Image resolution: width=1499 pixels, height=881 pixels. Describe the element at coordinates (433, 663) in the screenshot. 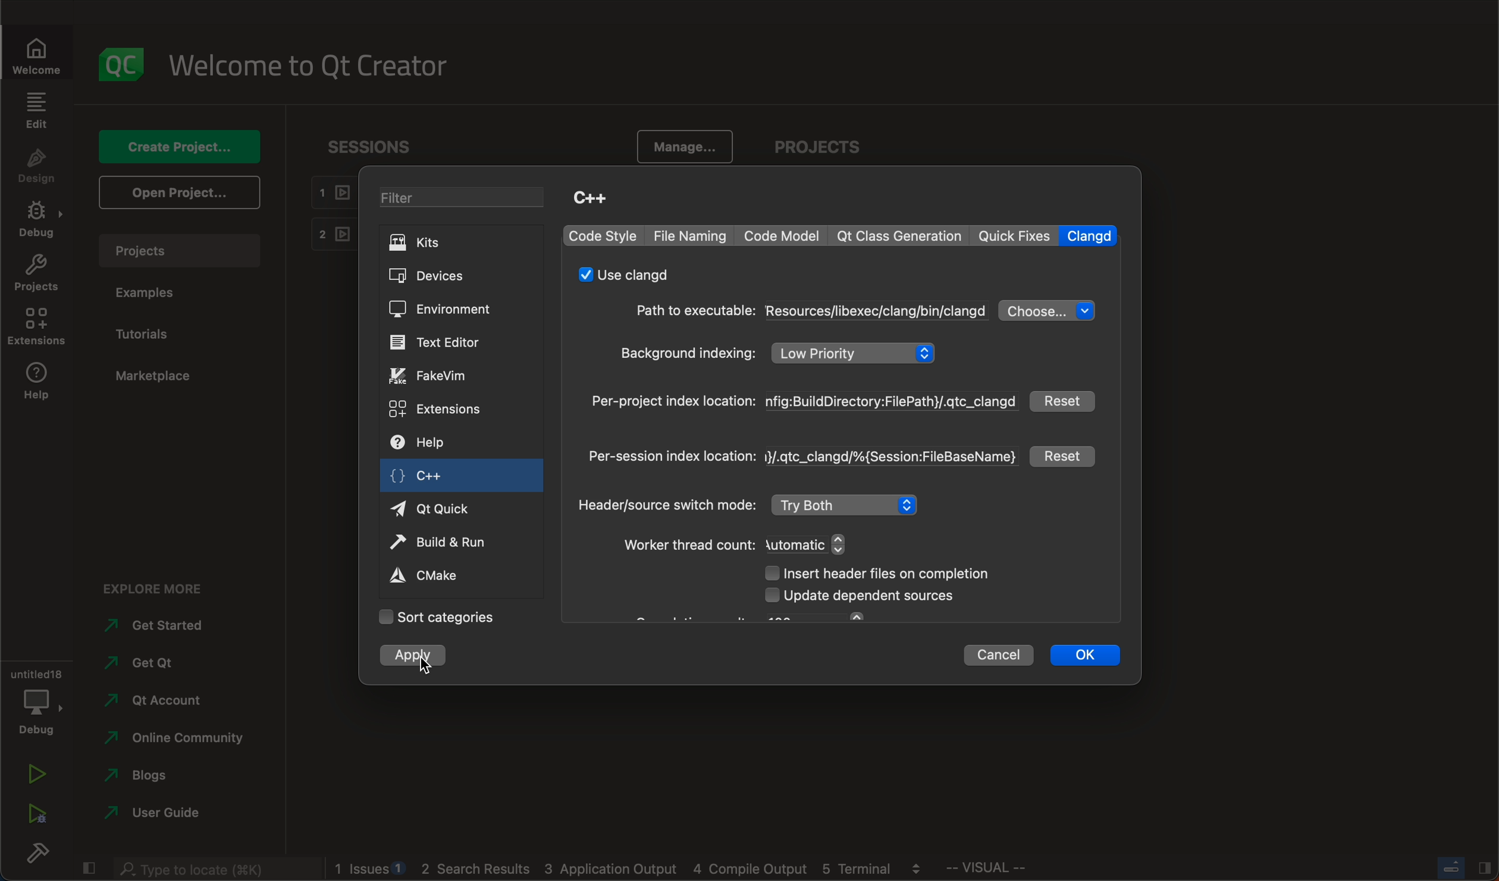

I see `cursor` at that location.